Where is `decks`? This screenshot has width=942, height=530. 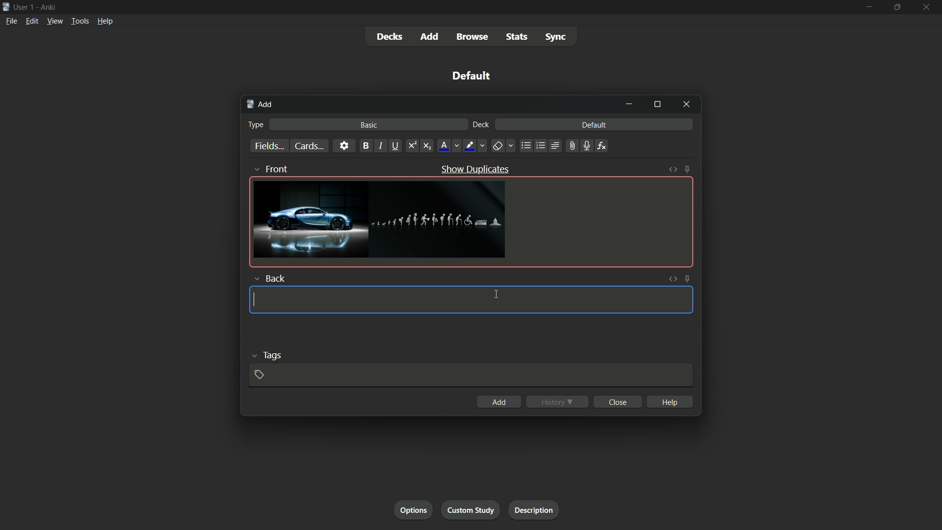
decks is located at coordinates (390, 37).